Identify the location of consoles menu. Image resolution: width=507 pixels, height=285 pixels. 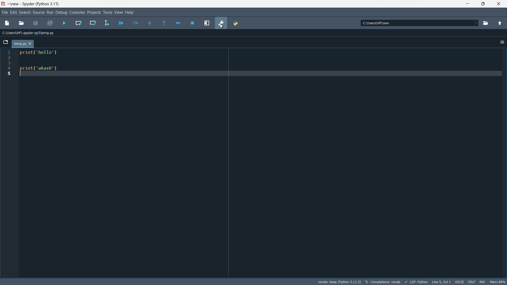
(77, 12).